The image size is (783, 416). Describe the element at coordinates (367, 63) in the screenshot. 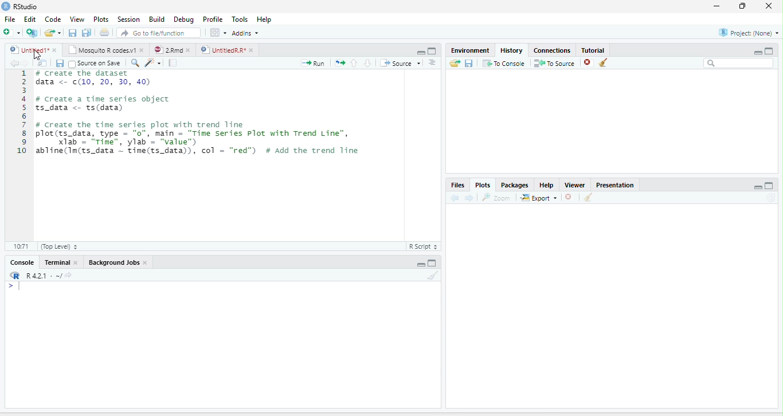

I see `Go to next section/chunk` at that location.